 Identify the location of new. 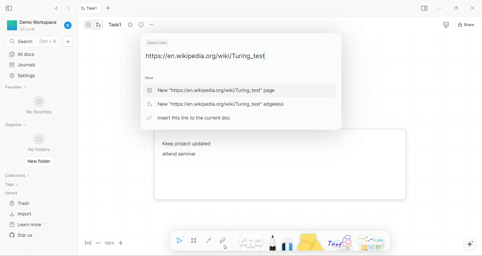
(150, 78).